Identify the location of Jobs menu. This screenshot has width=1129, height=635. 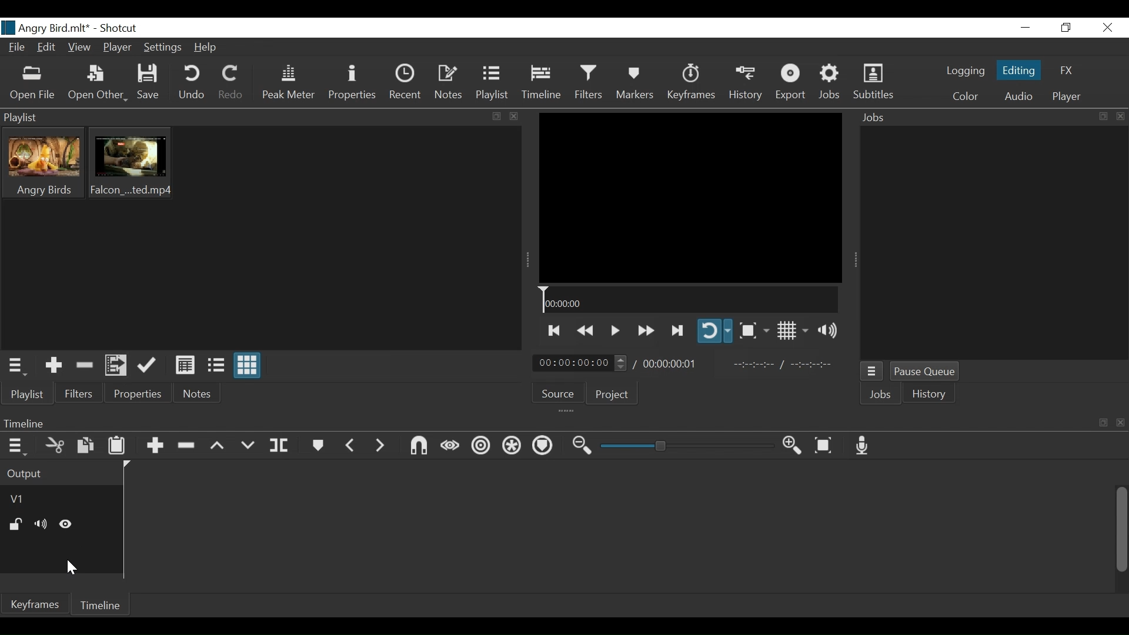
(873, 371).